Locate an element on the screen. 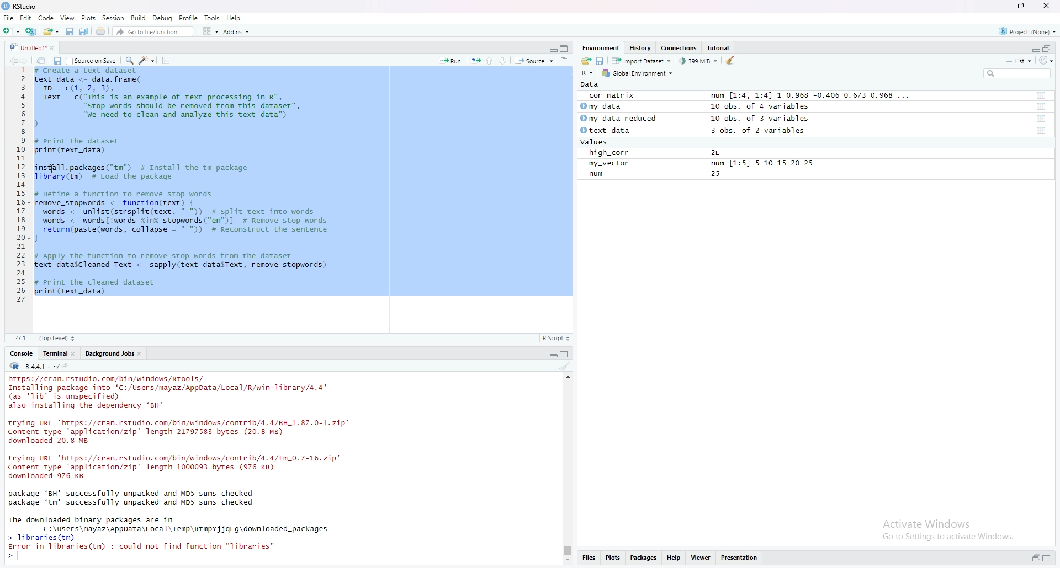 Image resolution: width=1060 pixels, height=568 pixels. num [1:5] 5 10 15 20 25 is located at coordinates (764, 163).